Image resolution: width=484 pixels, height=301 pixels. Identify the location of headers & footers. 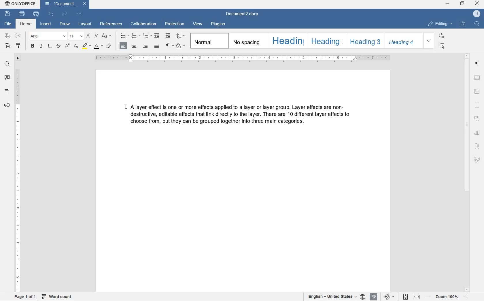
(477, 105).